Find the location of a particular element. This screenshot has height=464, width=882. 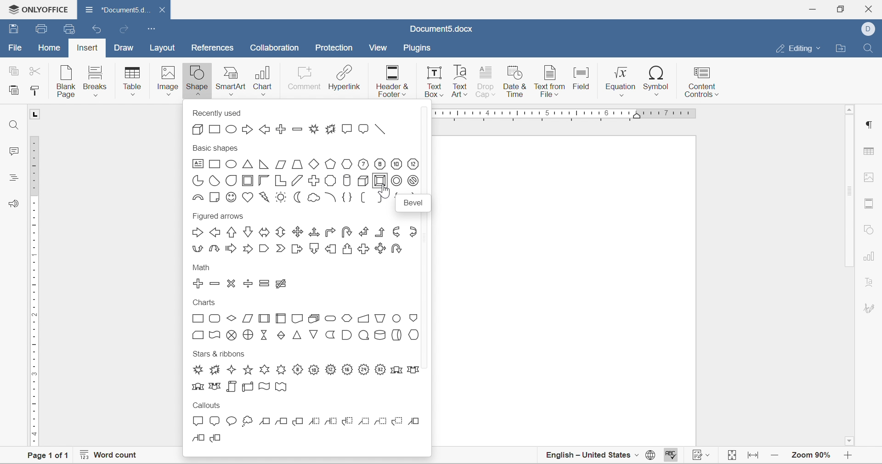

basic shapes is located at coordinates (305, 175).